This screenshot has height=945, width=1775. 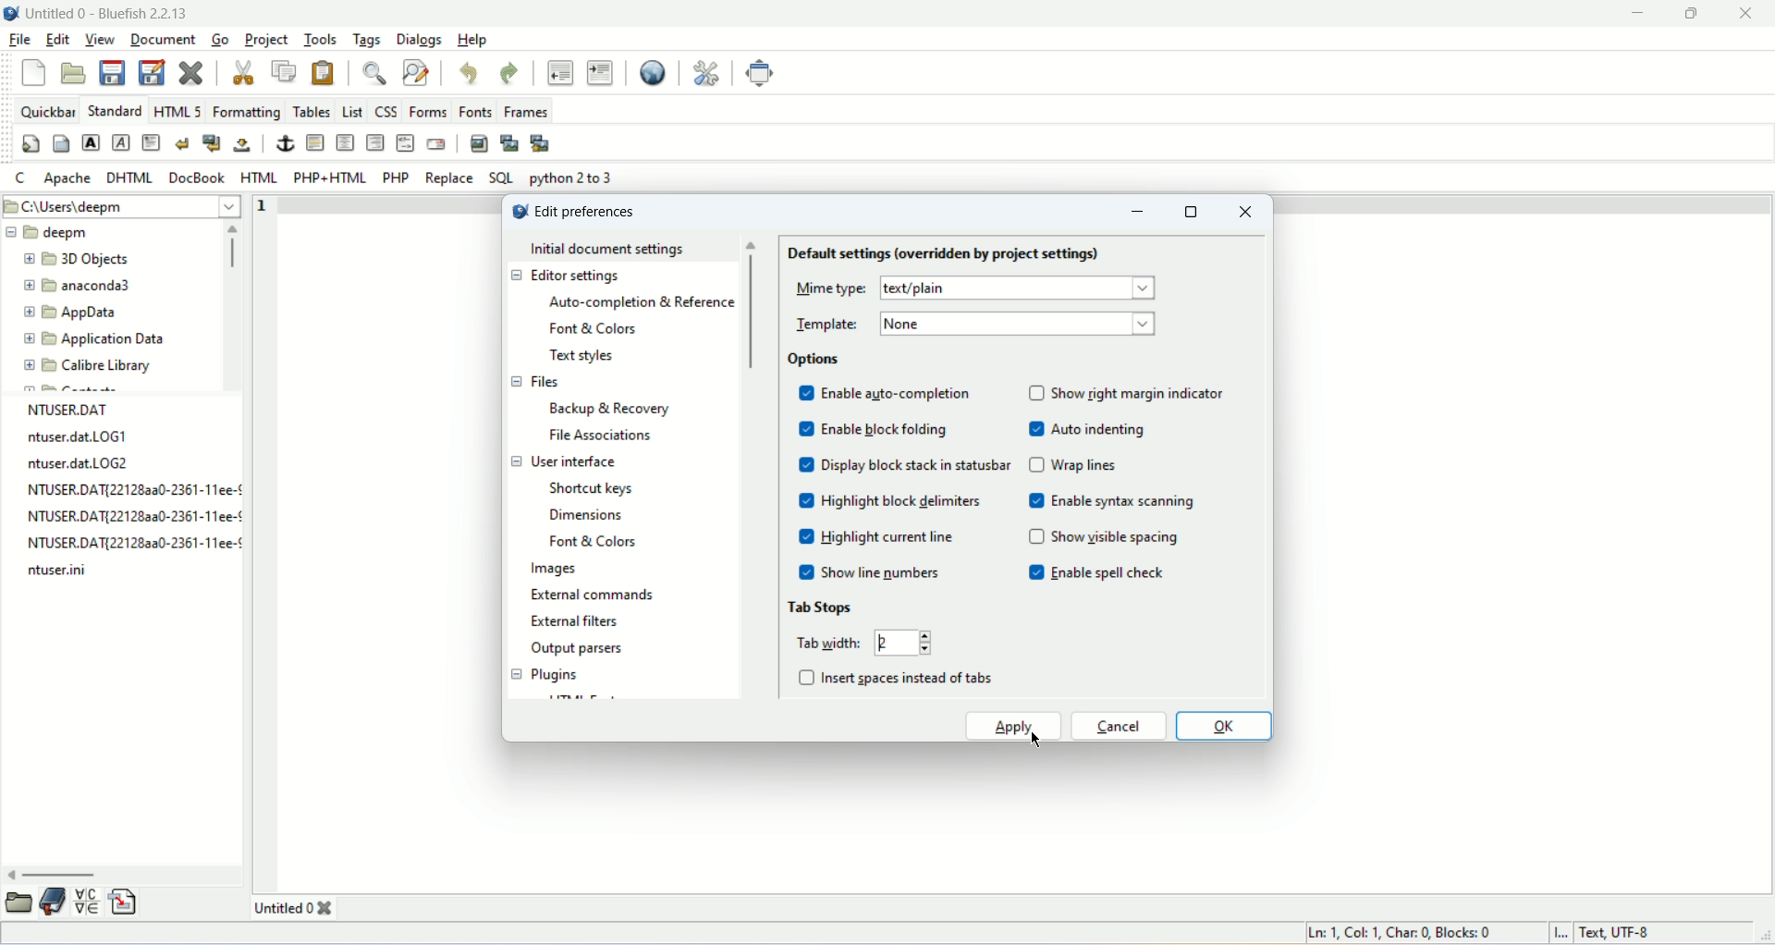 I want to click on cursor, so click(x=1038, y=736).